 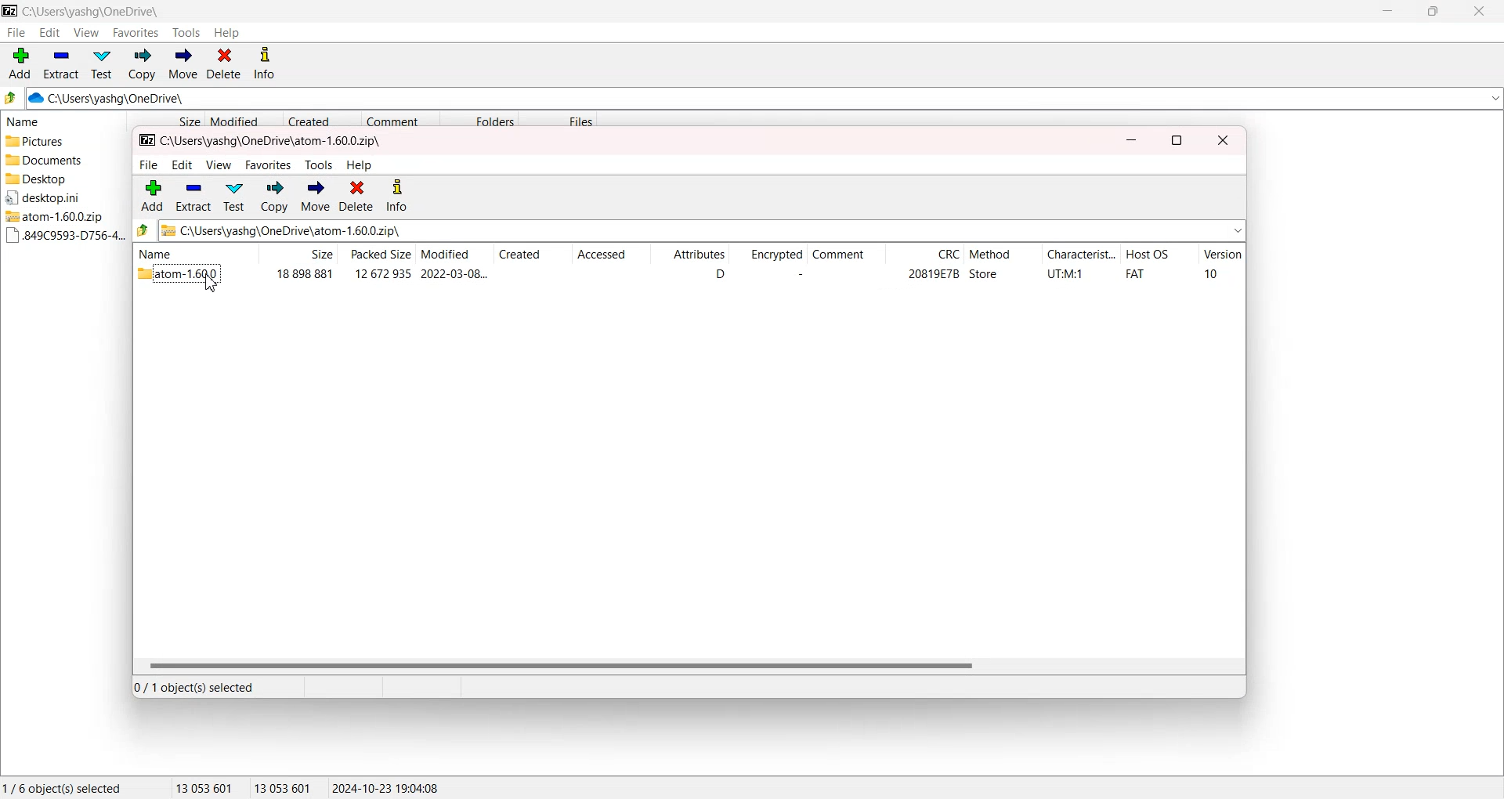 I want to click on Maximize, so click(x=1432, y=11).